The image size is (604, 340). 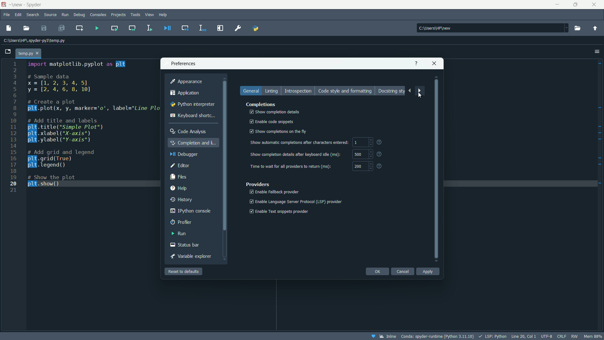 I want to click on app icon, so click(x=3, y=5).